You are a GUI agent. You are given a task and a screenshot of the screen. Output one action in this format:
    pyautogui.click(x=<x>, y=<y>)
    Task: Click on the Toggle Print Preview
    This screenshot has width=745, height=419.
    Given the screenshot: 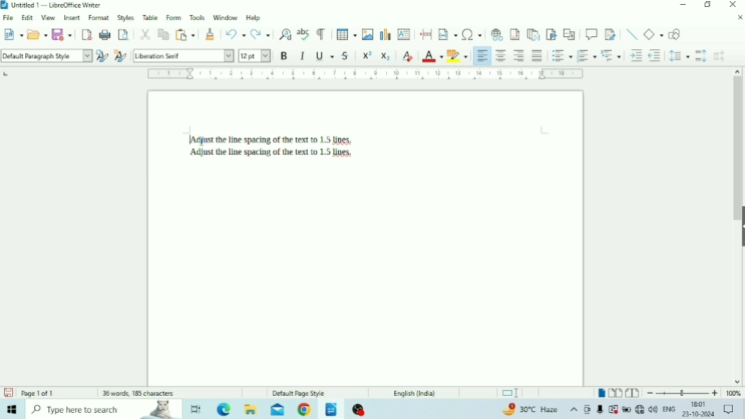 What is the action you would take?
    pyautogui.click(x=125, y=34)
    